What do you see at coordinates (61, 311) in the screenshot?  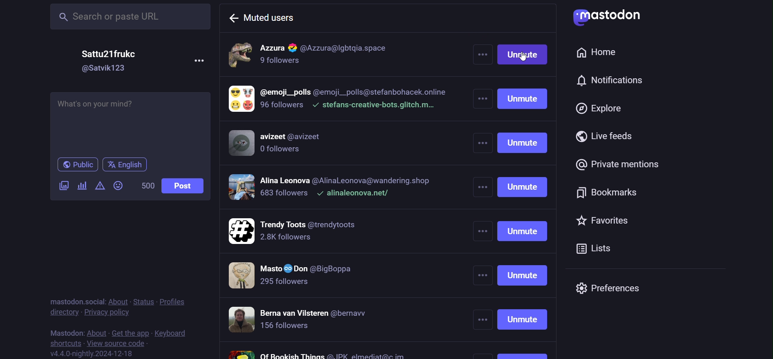 I see `directory` at bounding box center [61, 311].